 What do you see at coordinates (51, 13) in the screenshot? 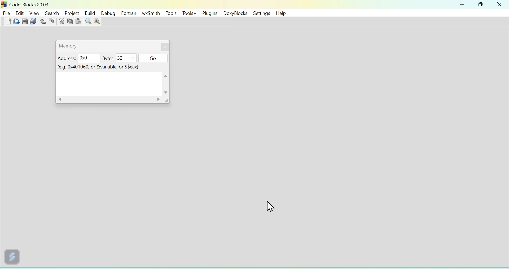
I see `Search` at bounding box center [51, 13].